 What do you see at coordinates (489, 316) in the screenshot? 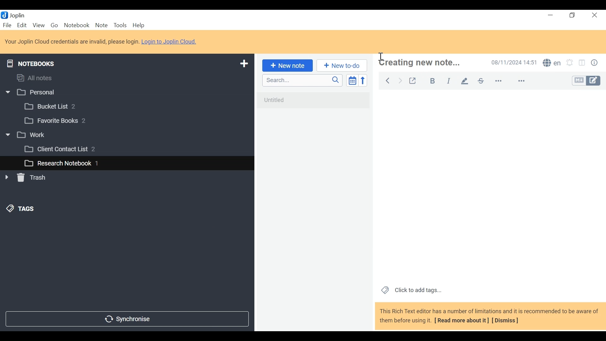
I see `This Rich Text editor has a number of limitations and it is recommended to be aware of
them before using it. [ Read more about it] [Dismiss]` at bounding box center [489, 316].